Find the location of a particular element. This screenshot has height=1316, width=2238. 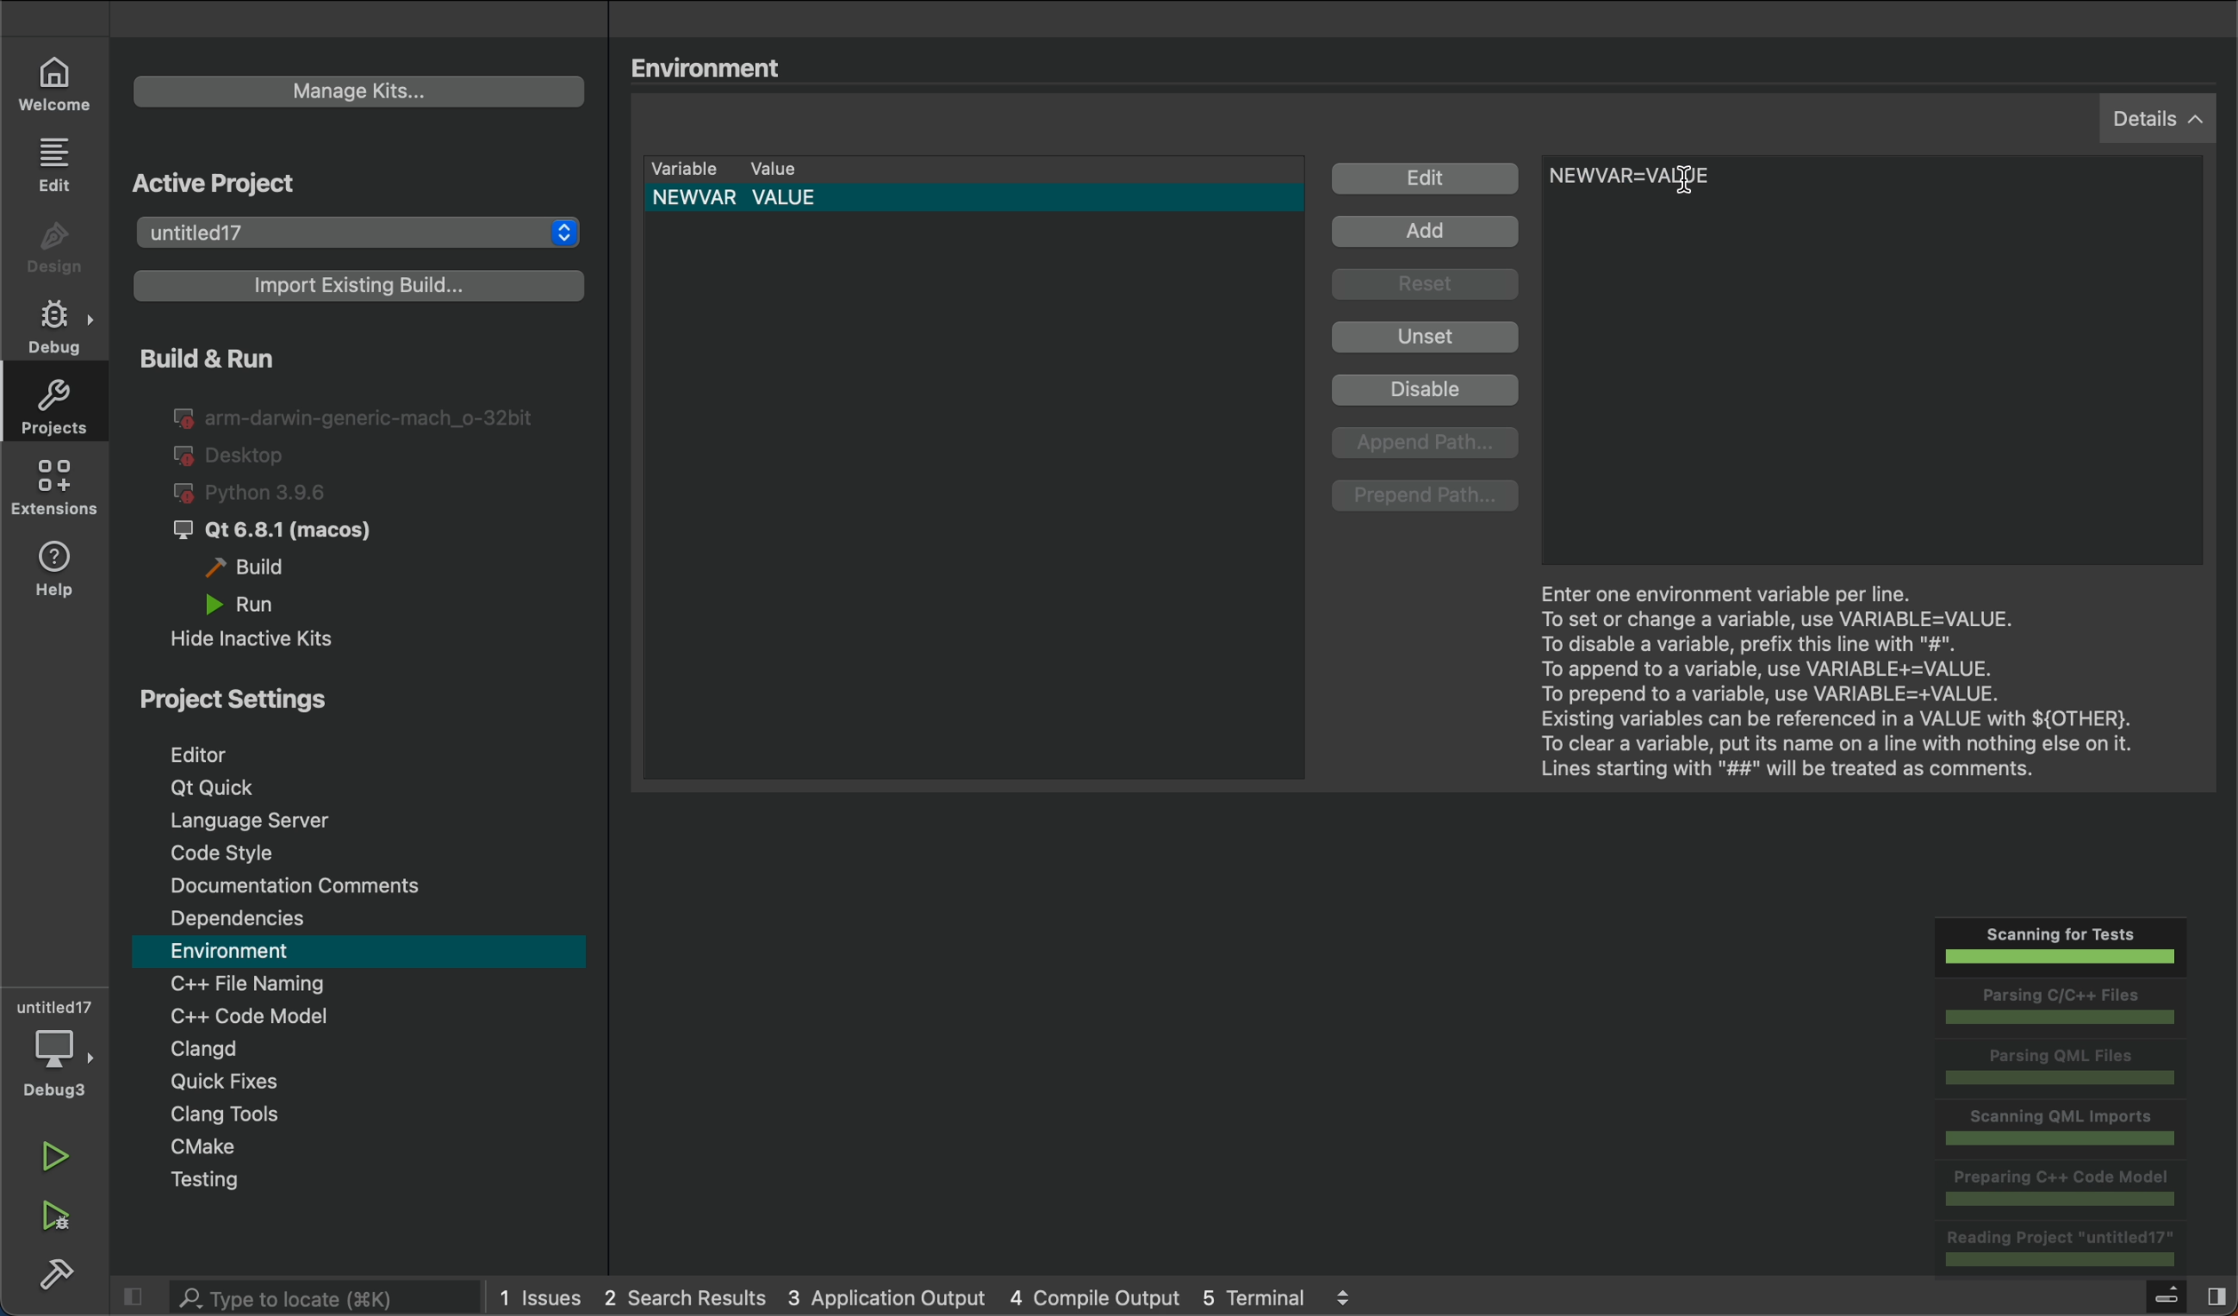

3 application output is located at coordinates (885, 1296).